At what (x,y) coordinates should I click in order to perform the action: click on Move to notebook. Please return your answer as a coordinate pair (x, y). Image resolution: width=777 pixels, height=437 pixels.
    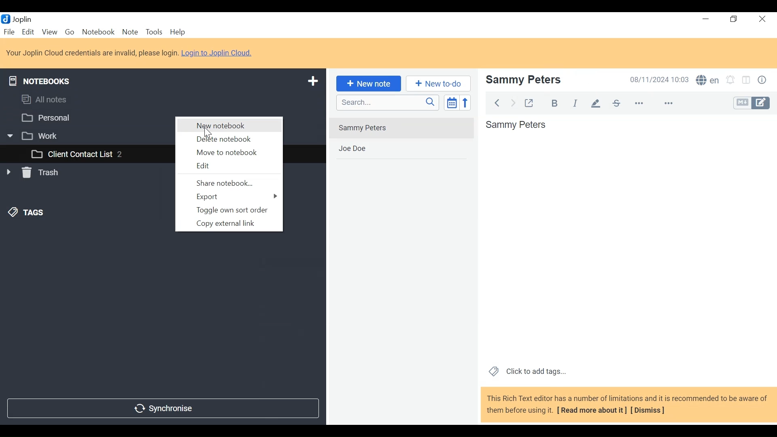
    Looking at the image, I should click on (229, 153).